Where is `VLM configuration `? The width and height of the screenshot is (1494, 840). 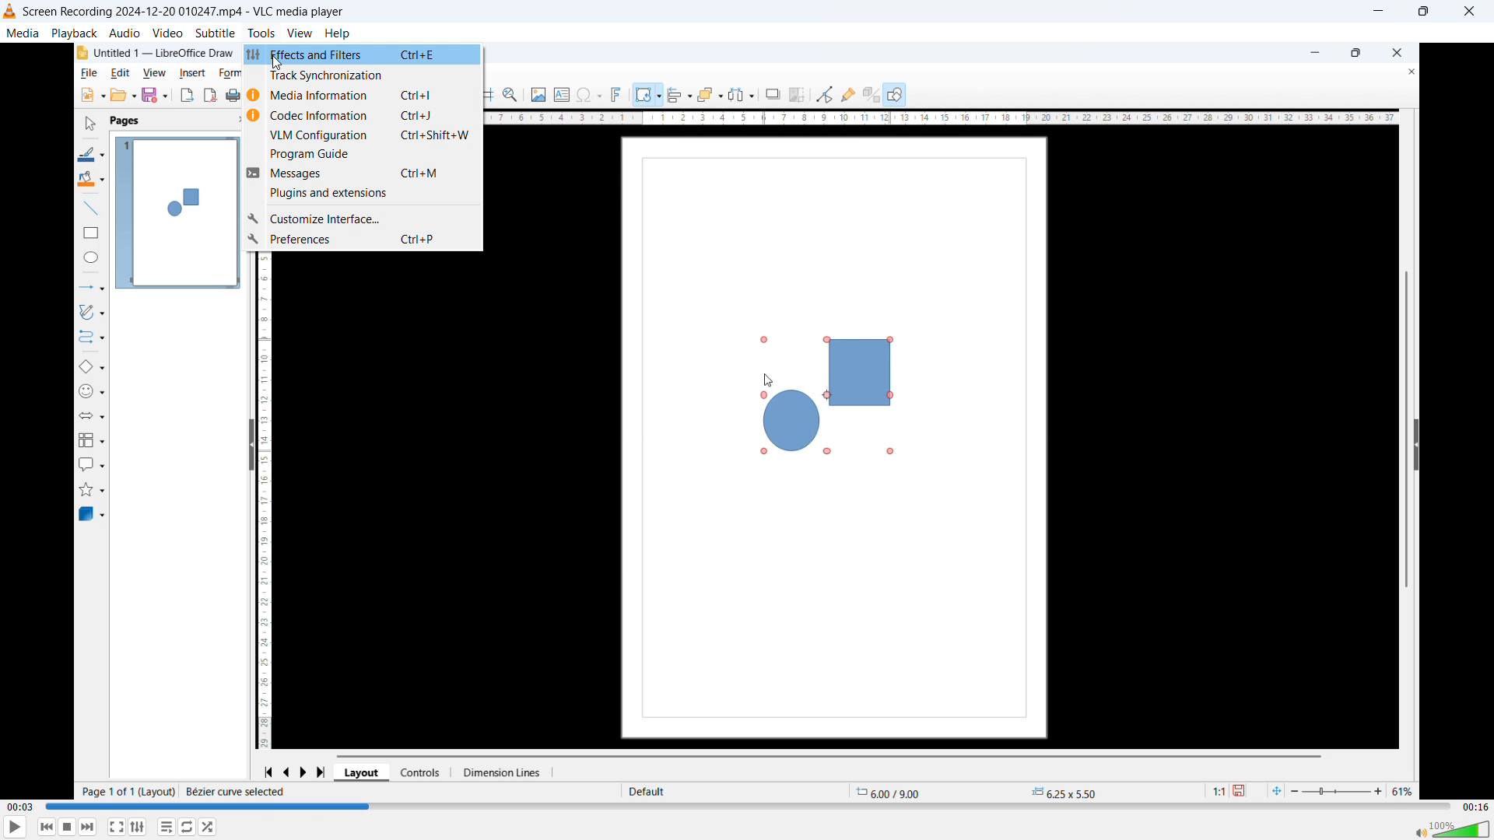 VLM configuration  is located at coordinates (363, 135).